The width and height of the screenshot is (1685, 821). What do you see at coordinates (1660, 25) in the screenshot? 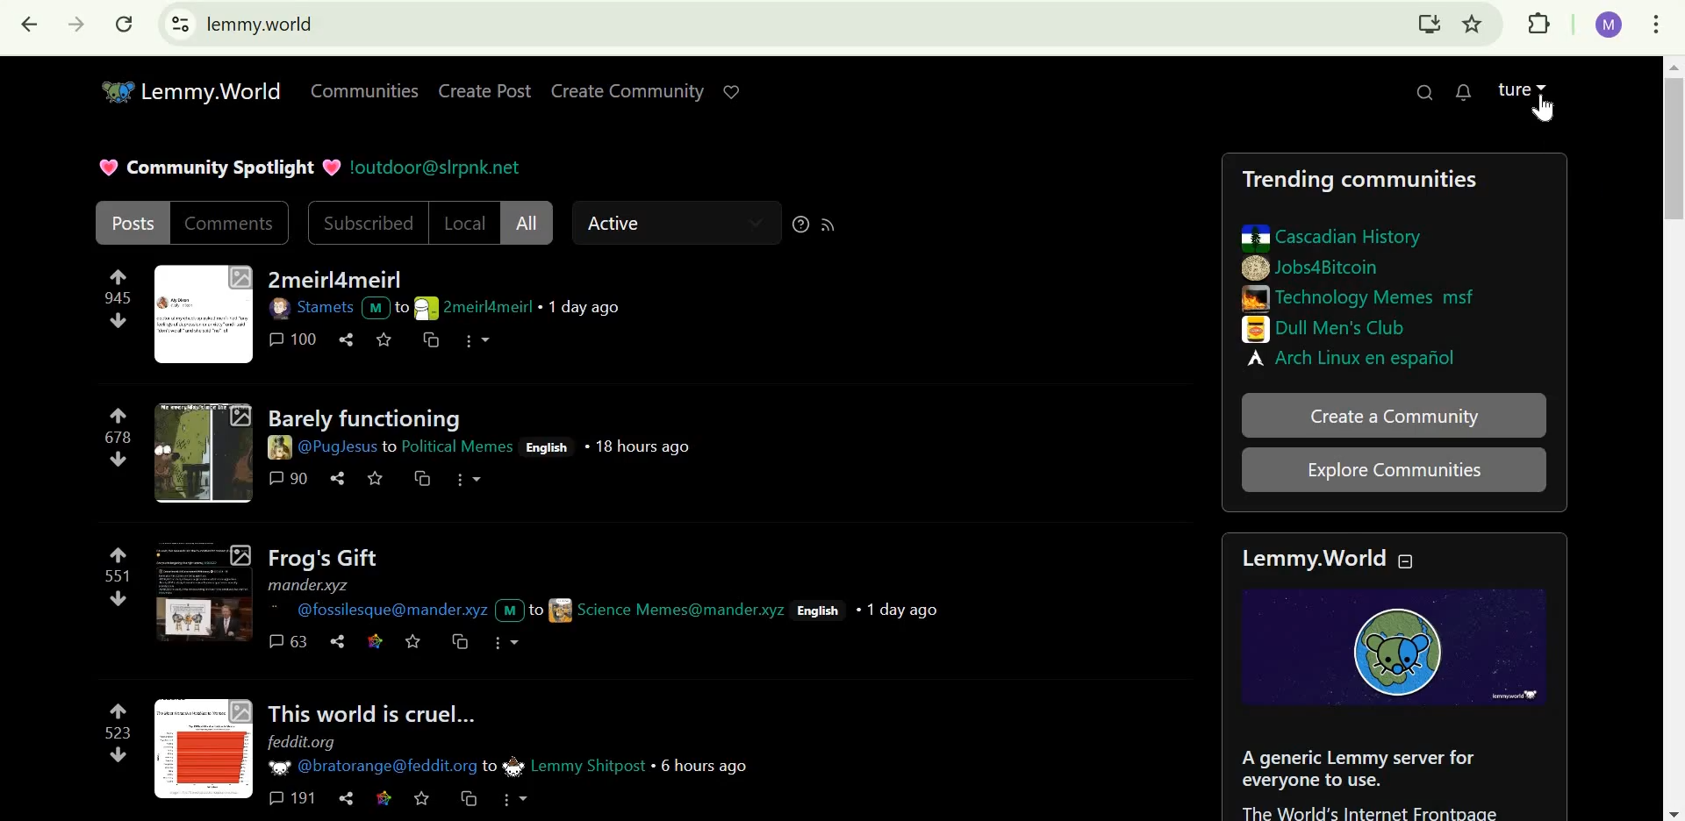
I see `customize and control google chrome` at bounding box center [1660, 25].